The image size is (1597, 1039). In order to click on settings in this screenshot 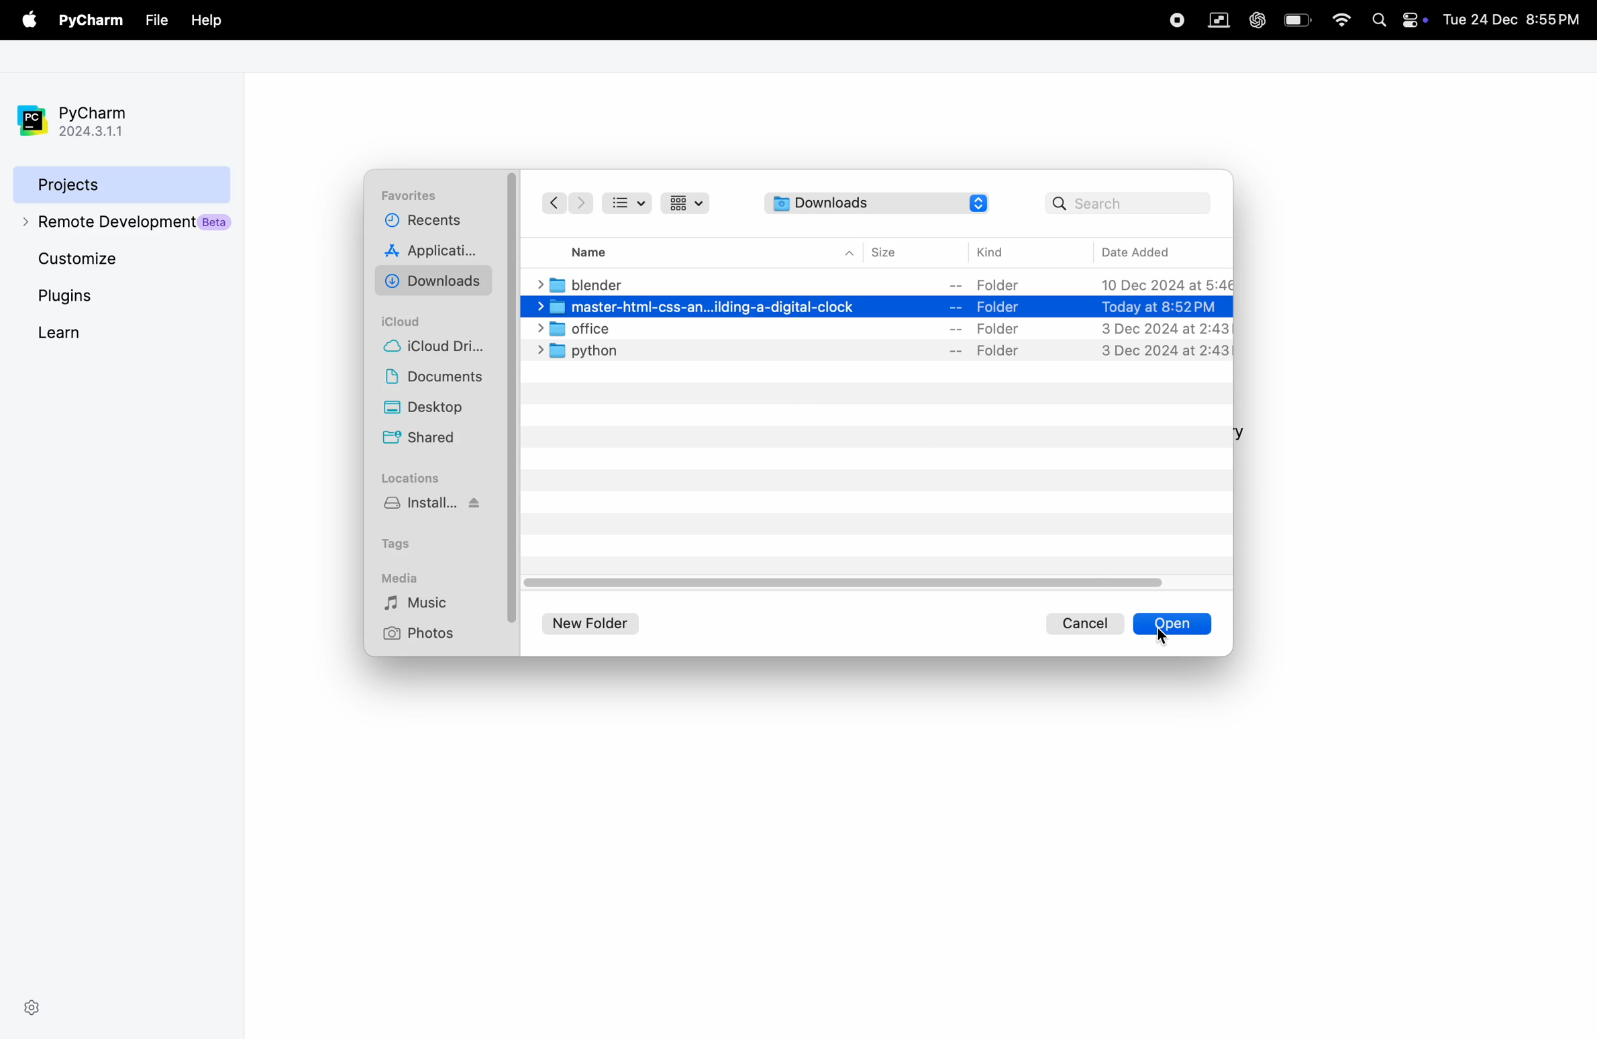, I will do `click(32, 1005)`.